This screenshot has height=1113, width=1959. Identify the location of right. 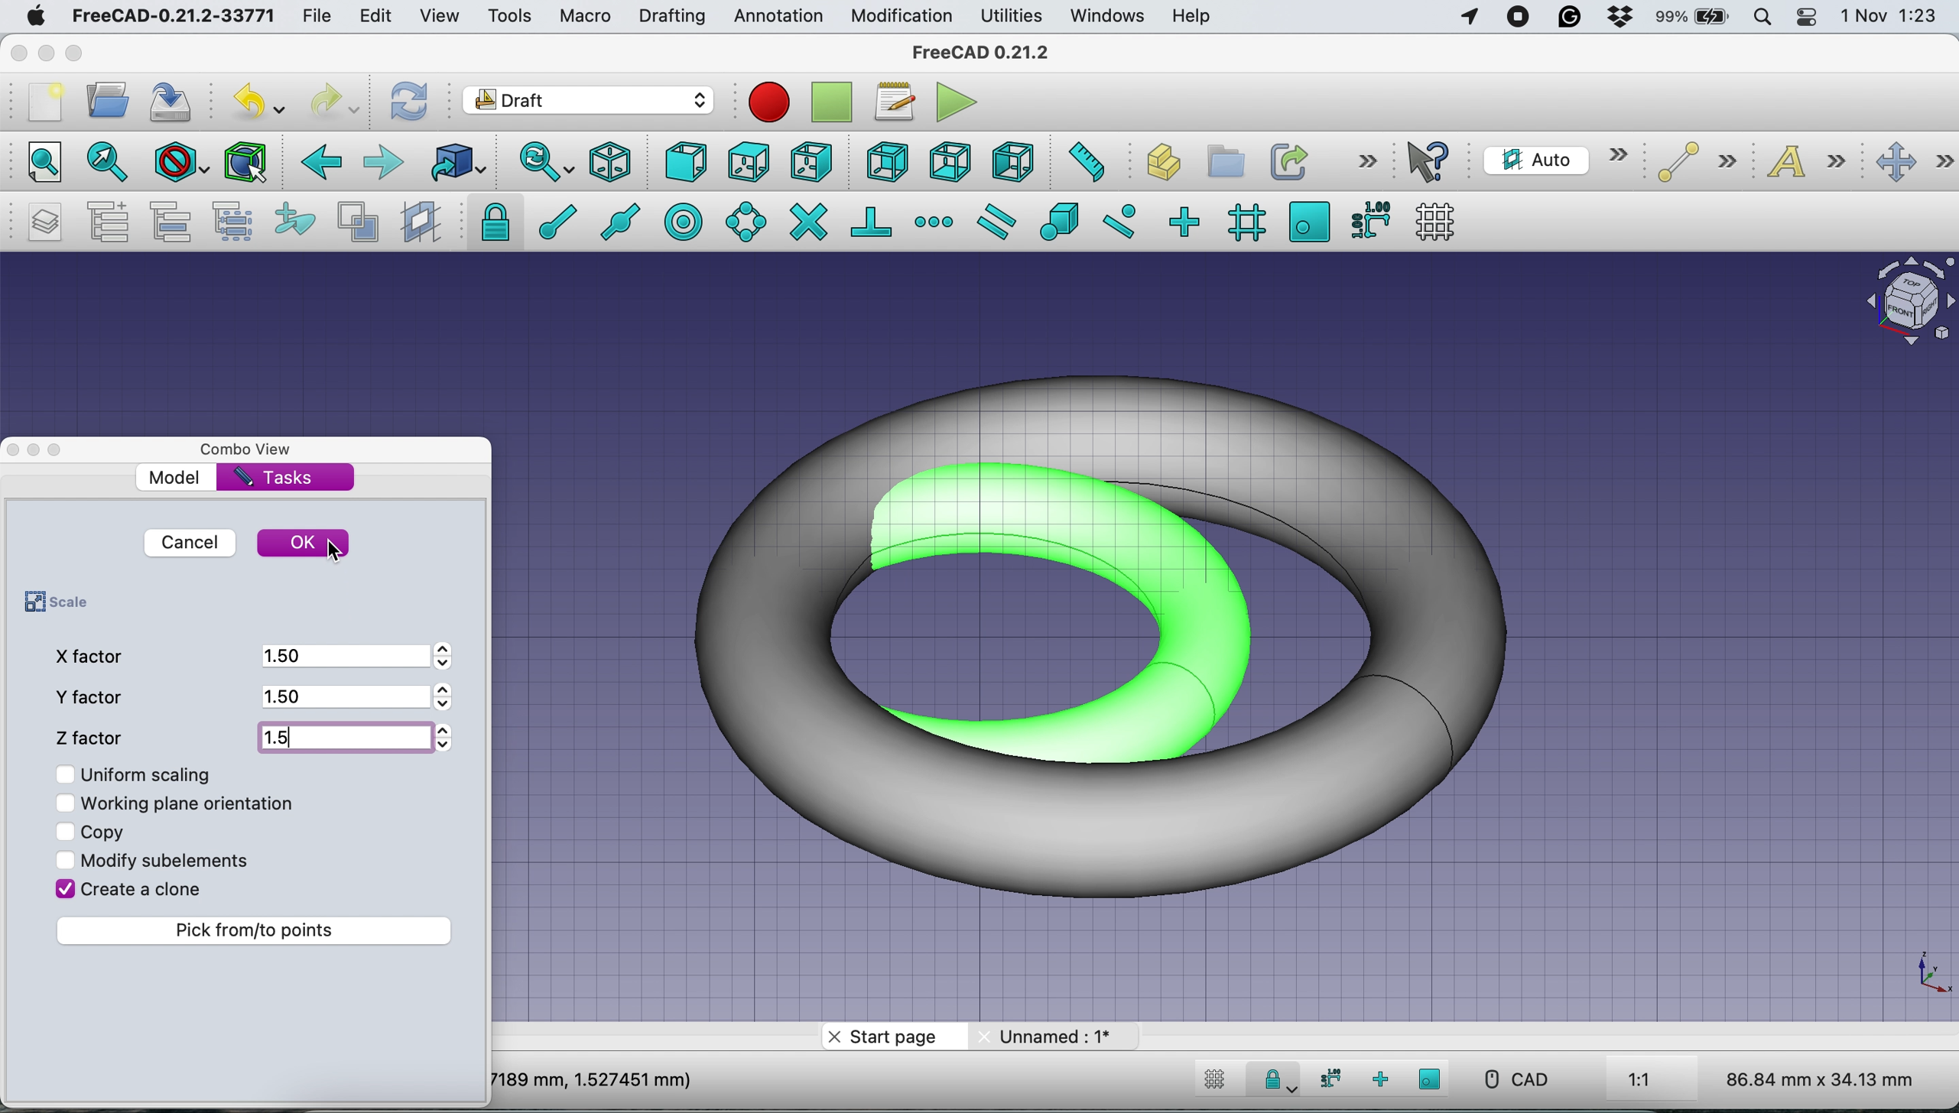
(810, 164).